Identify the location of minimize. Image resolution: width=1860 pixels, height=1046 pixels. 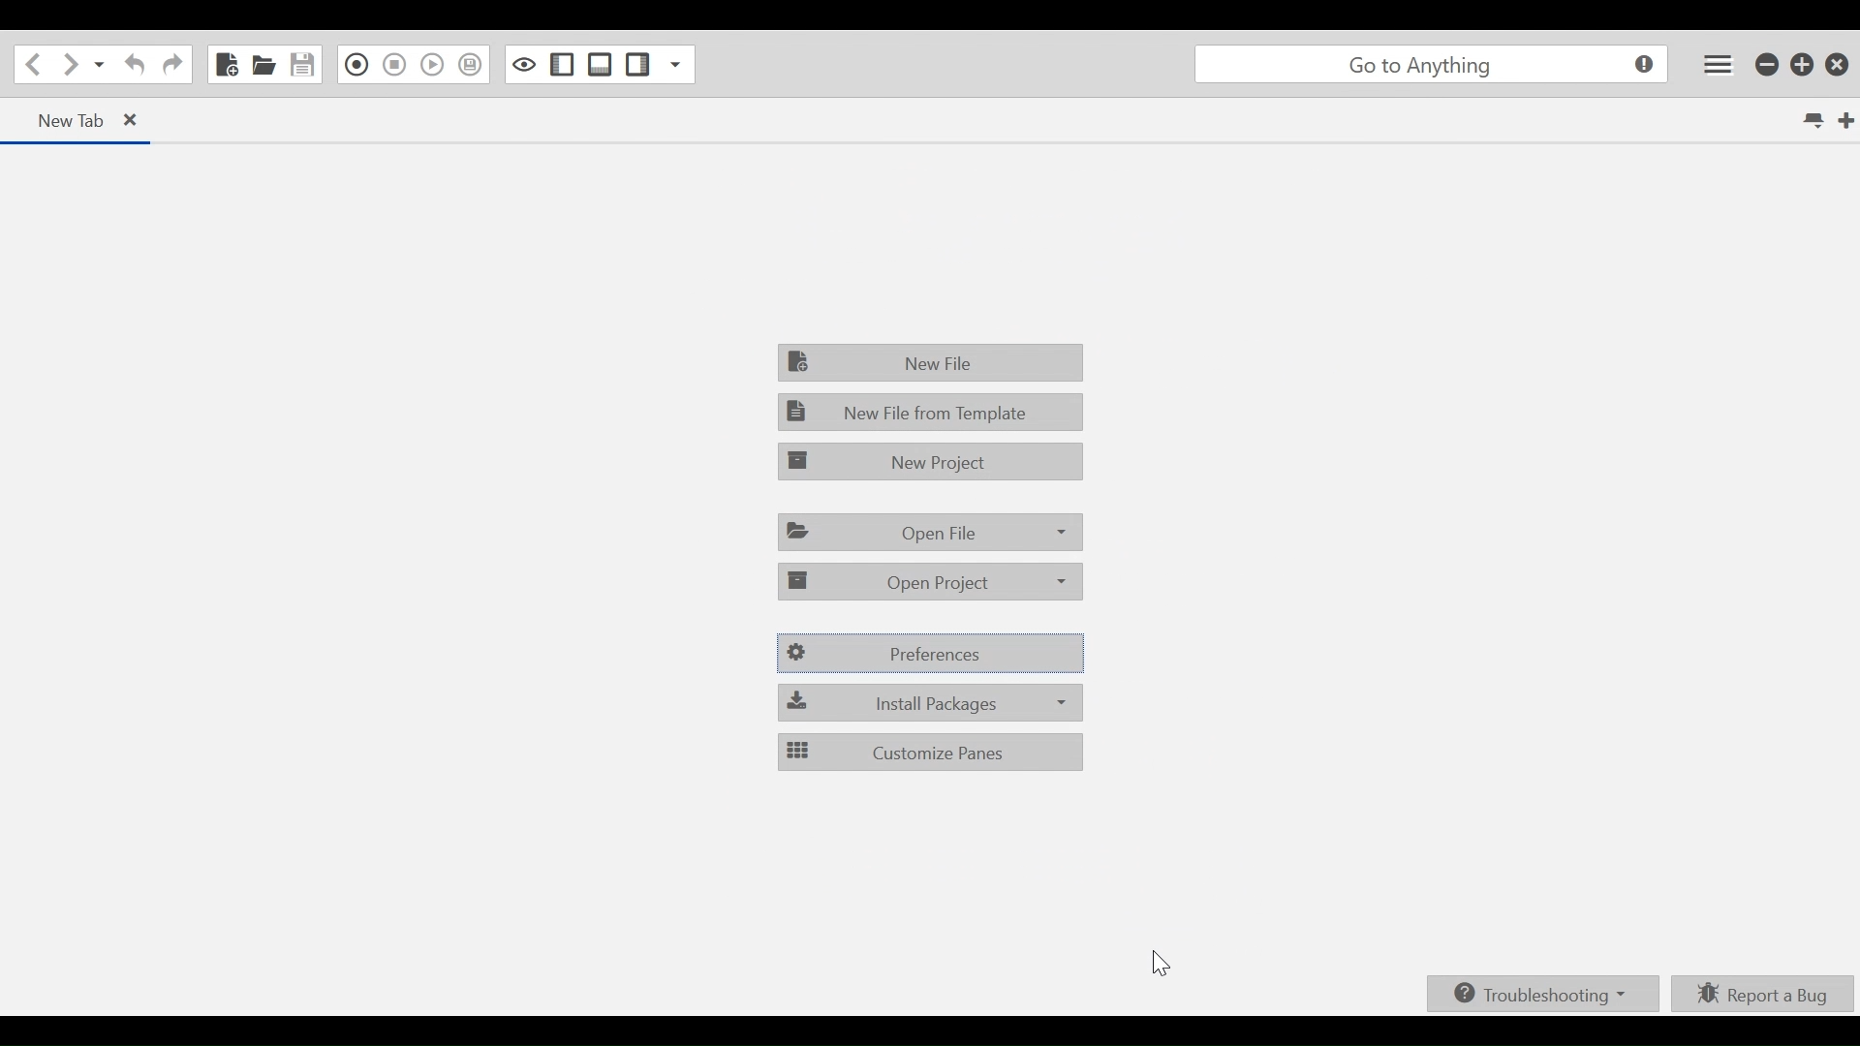
(1768, 66).